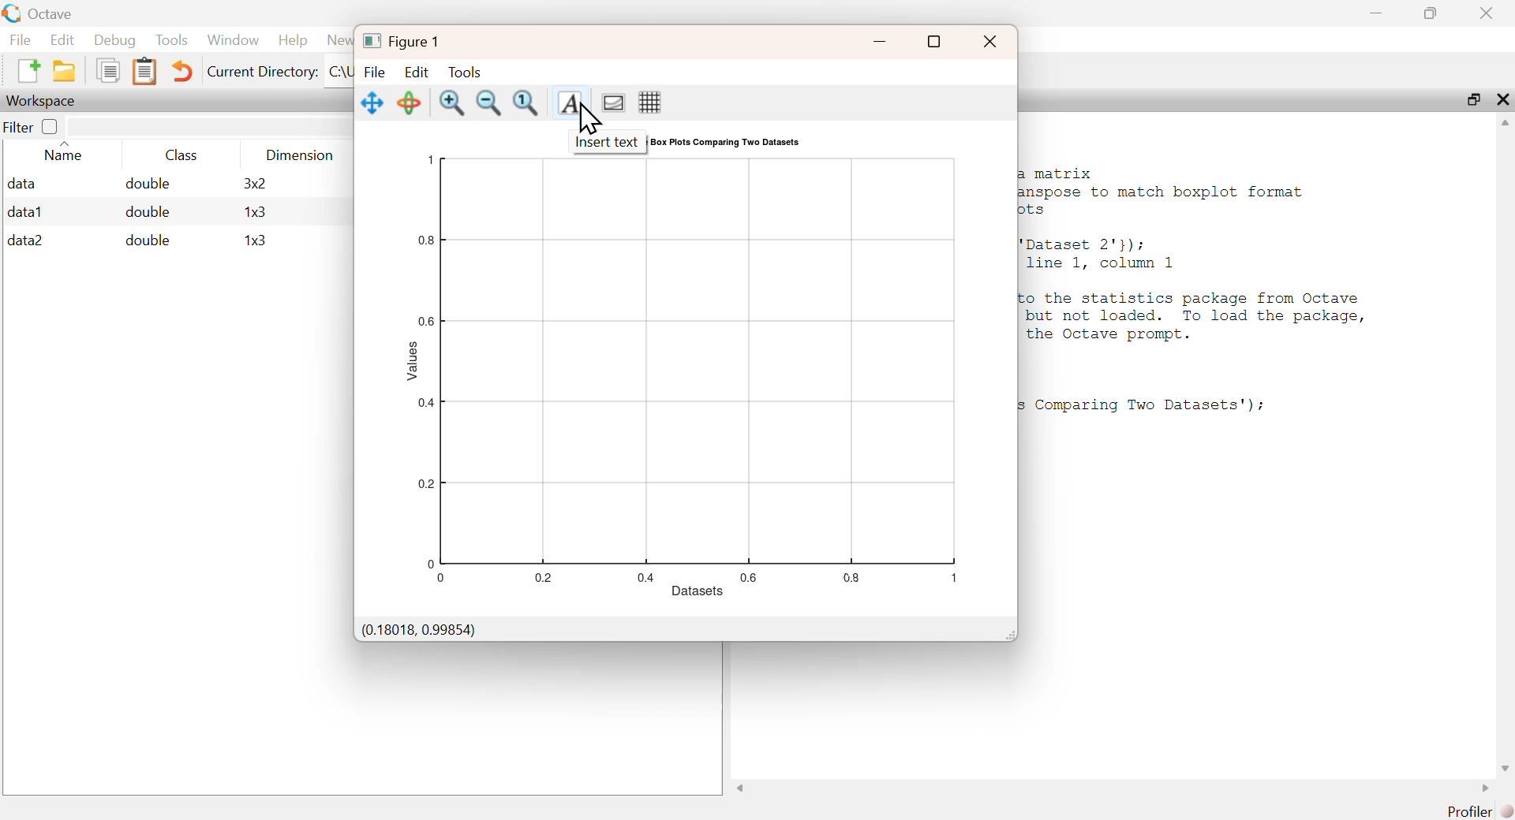 This screenshot has width=1515, height=820. I want to click on double, so click(150, 212).